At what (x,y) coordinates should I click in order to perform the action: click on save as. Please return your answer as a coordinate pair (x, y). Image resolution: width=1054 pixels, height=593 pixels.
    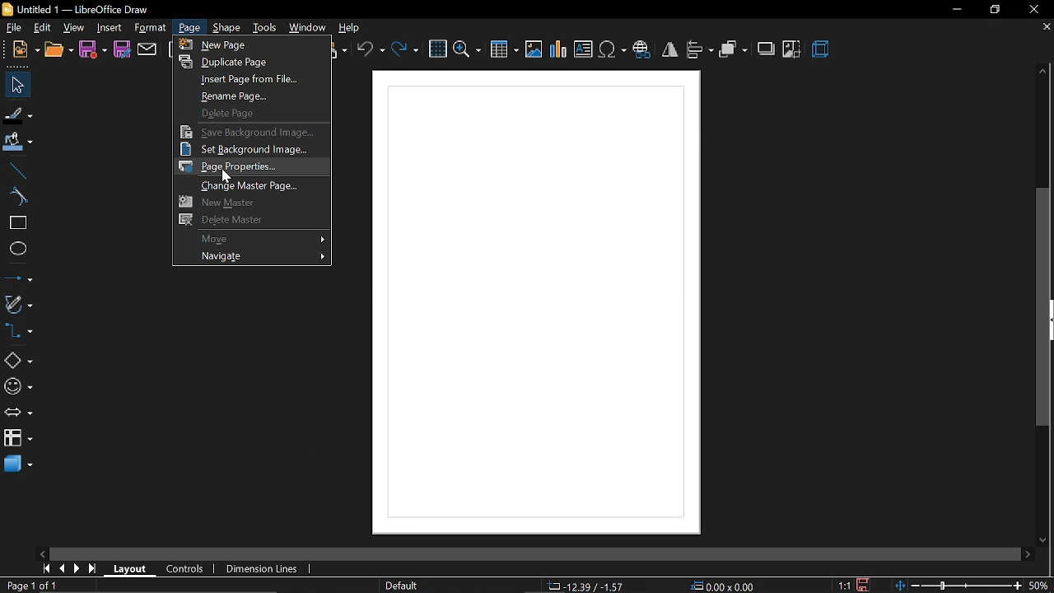
    Looking at the image, I should click on (124, 49).